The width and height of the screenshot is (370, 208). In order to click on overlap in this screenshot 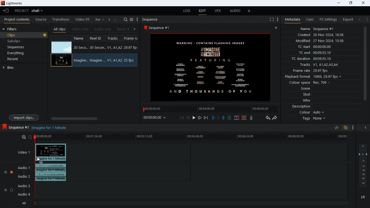, I will do `click(345, 127)`.